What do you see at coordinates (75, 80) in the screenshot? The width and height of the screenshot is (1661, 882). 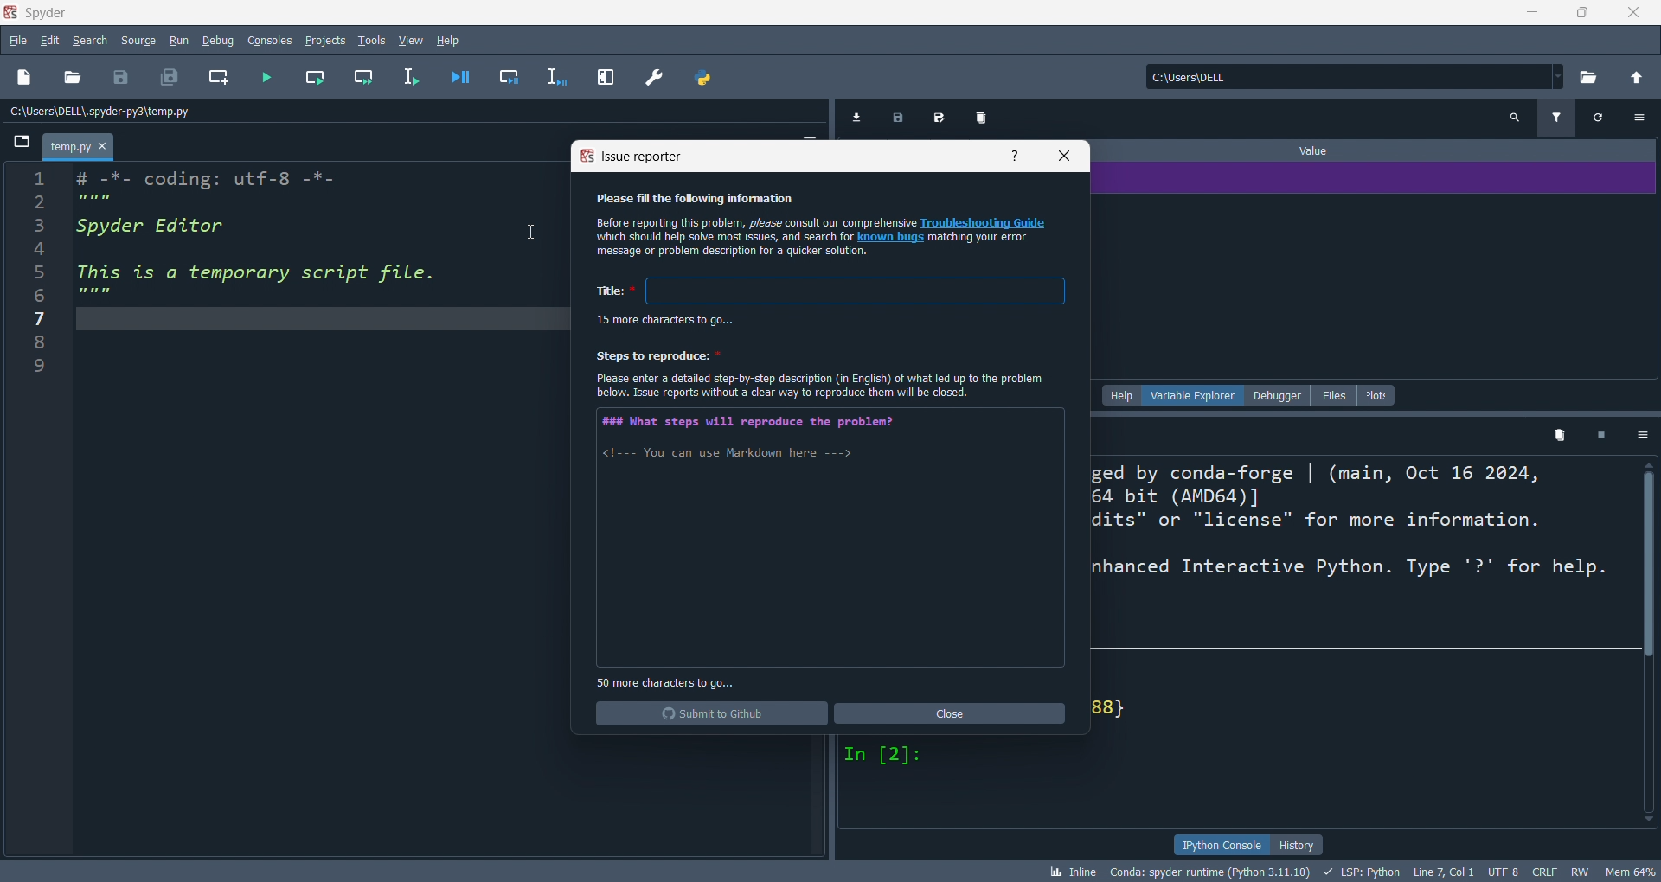 I see `open file` at bounding box center [75, 80].